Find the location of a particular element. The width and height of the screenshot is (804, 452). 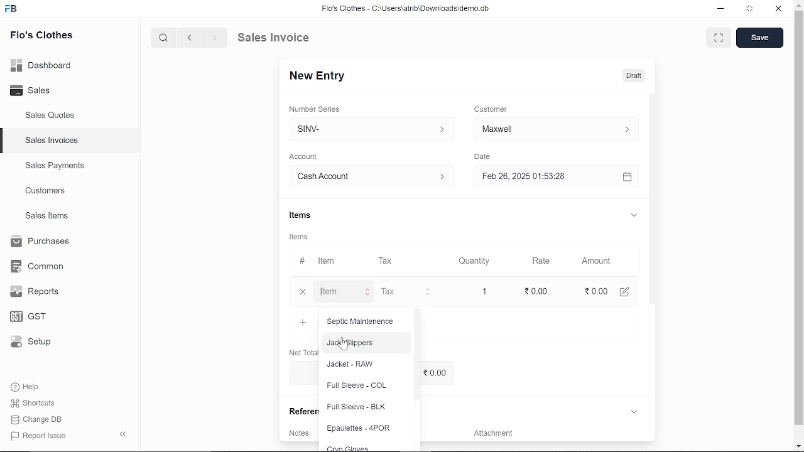

Rate is located at coordinates (542, 261).